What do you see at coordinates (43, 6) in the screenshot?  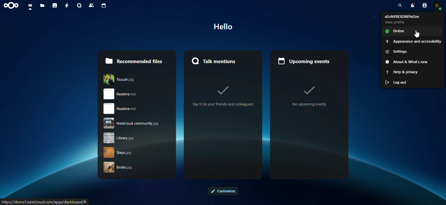 I see `files` at bounding box center [43, 6].